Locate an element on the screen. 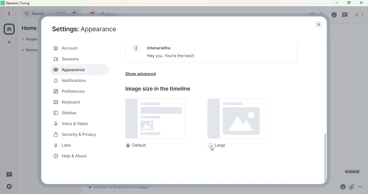 The width and height of the screenshot is (368, 194). Show advanced is located at coordinates (143, 73).